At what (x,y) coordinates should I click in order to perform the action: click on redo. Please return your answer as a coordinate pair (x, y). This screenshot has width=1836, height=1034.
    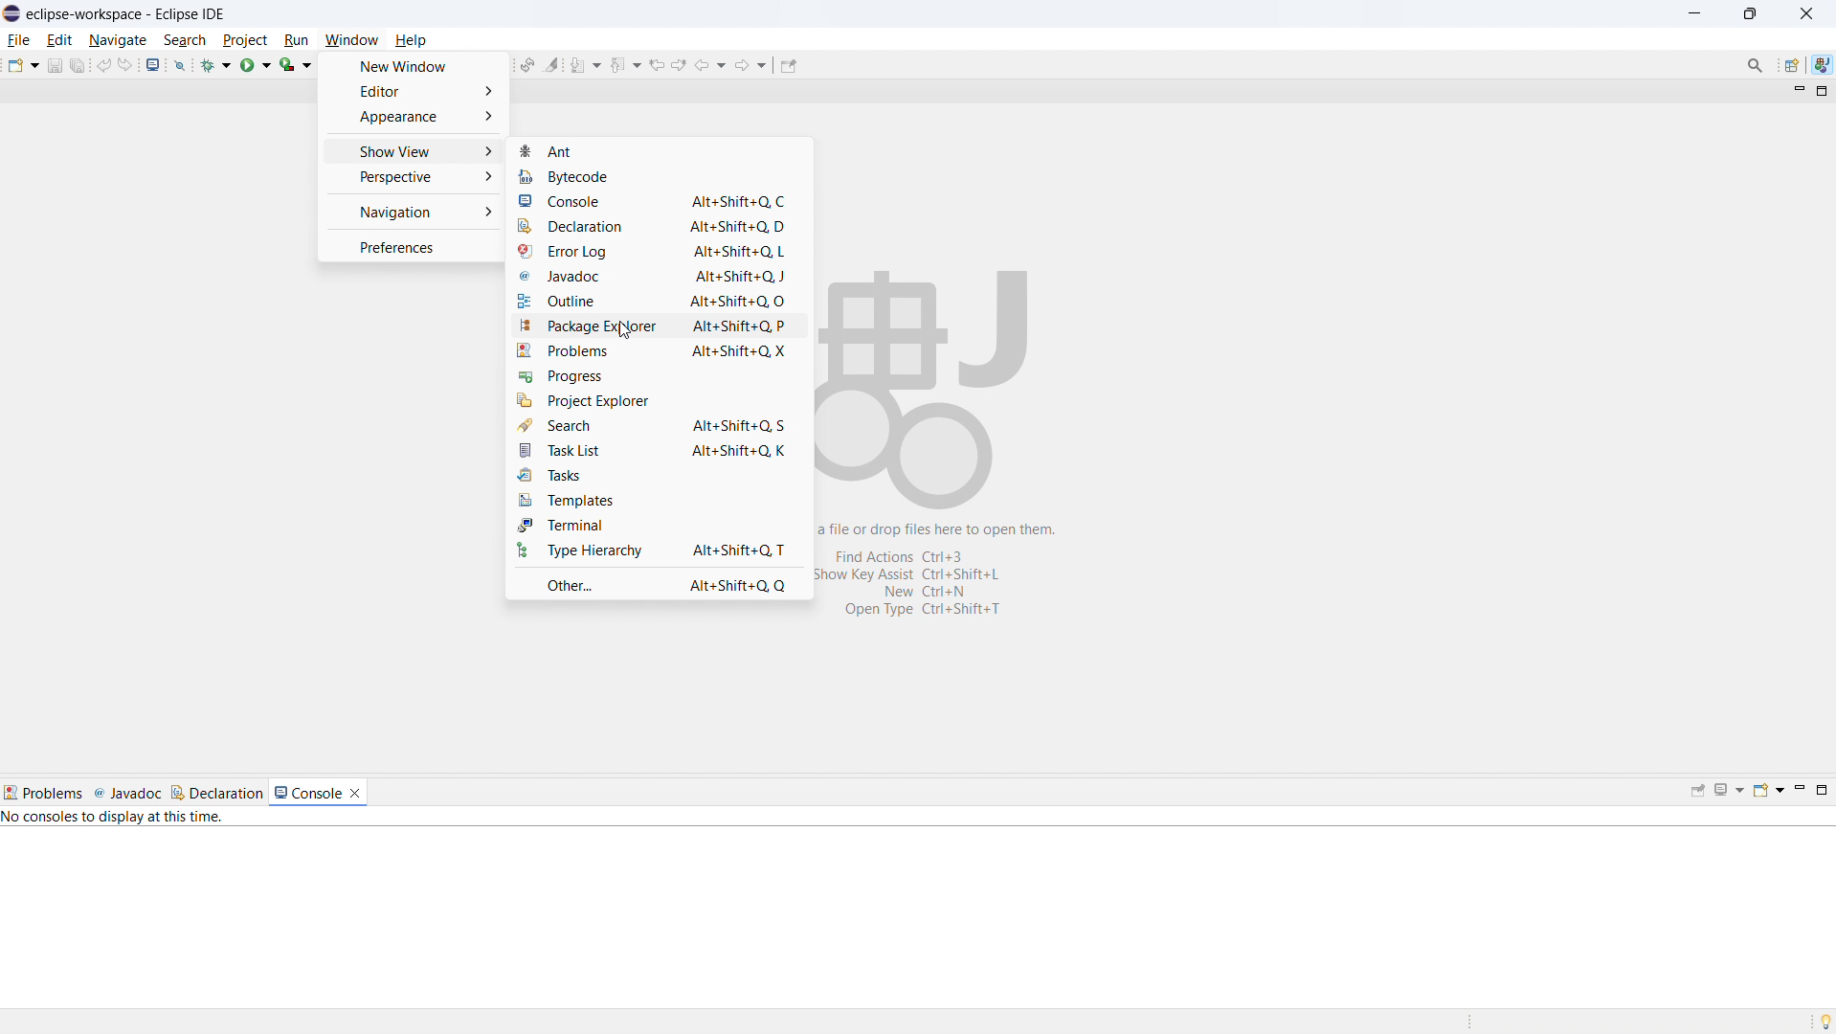
    Looking at the image, I should click on (124, 64).